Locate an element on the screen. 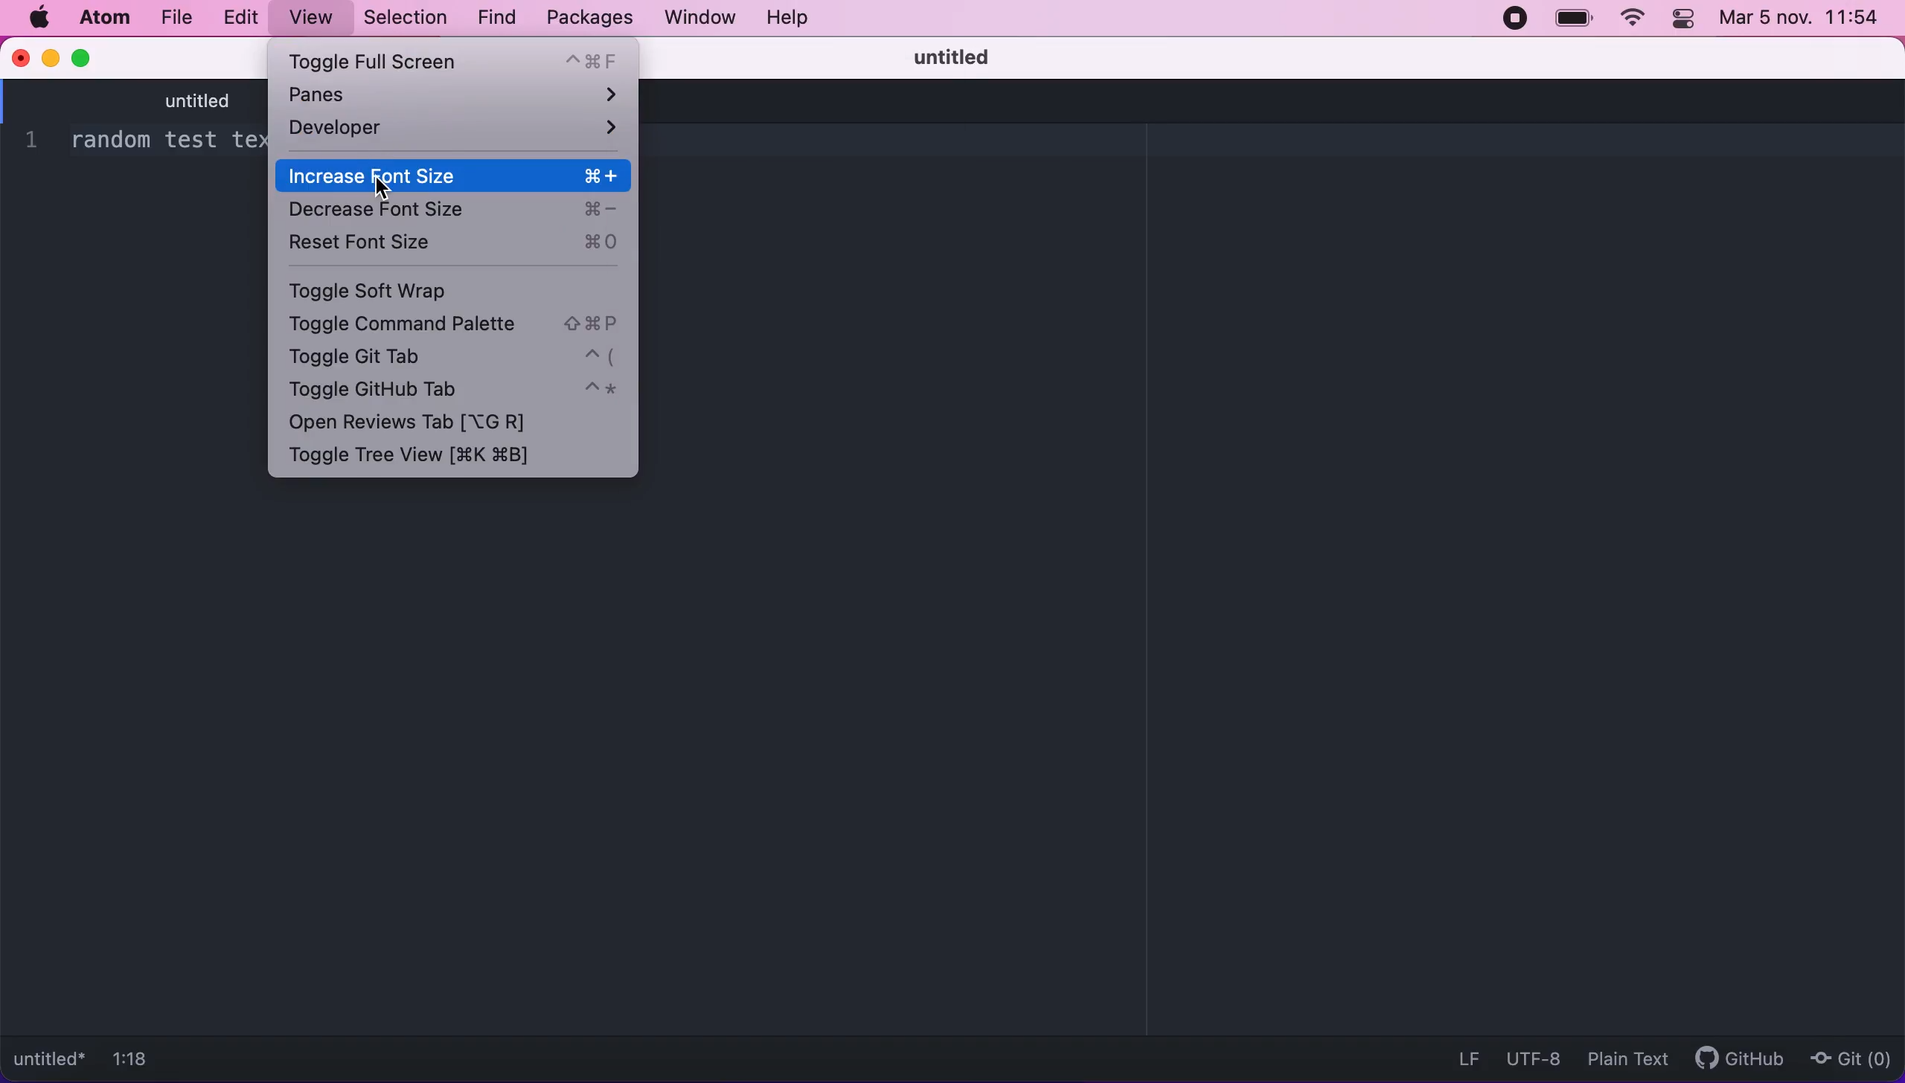  1 random test text is located at coordinates (152, 143).